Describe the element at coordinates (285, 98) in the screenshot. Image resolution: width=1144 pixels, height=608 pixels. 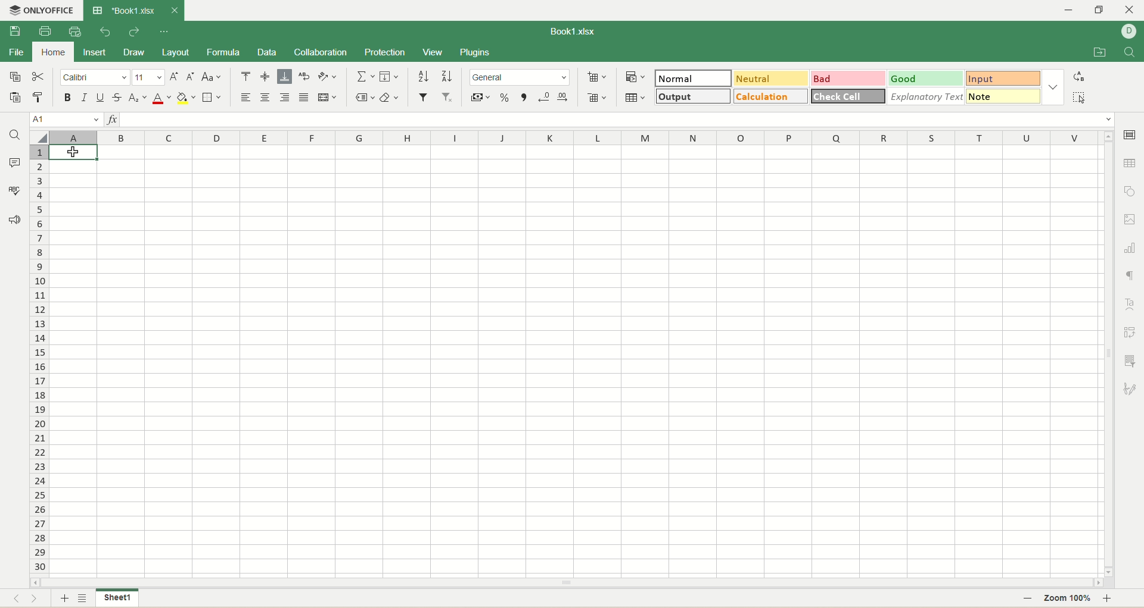
I see `align right` at that location.